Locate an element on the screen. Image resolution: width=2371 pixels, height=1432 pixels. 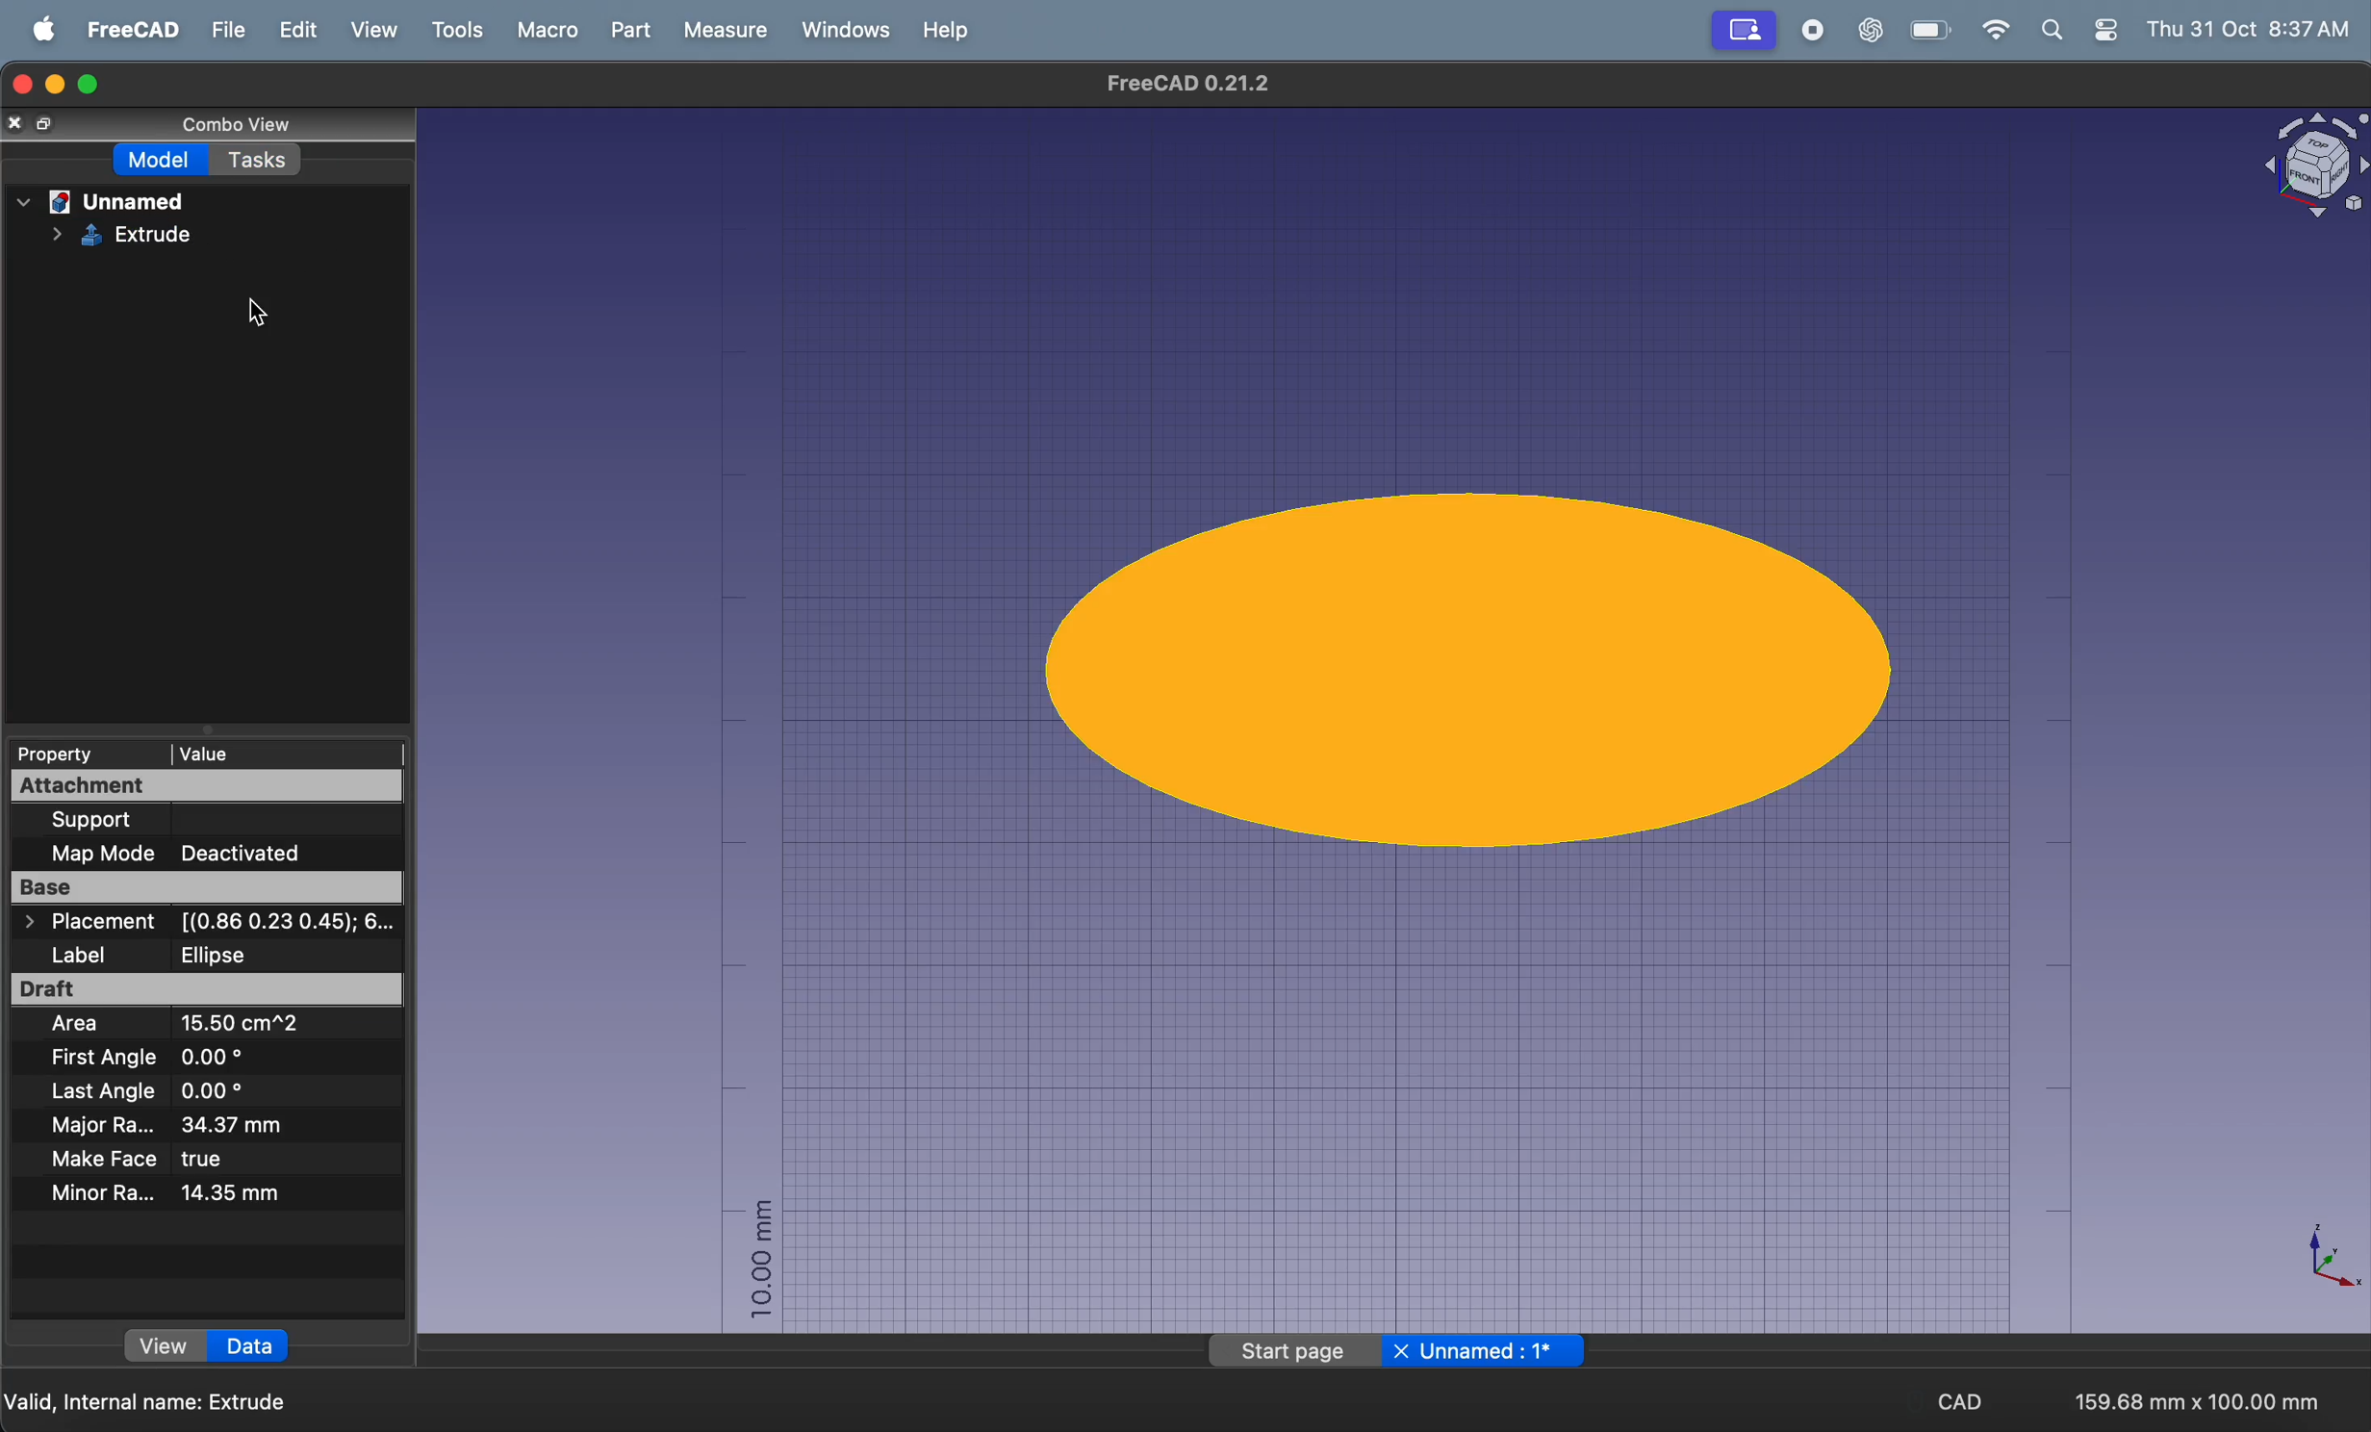
ellipse is located at coordinates (1481, 665).